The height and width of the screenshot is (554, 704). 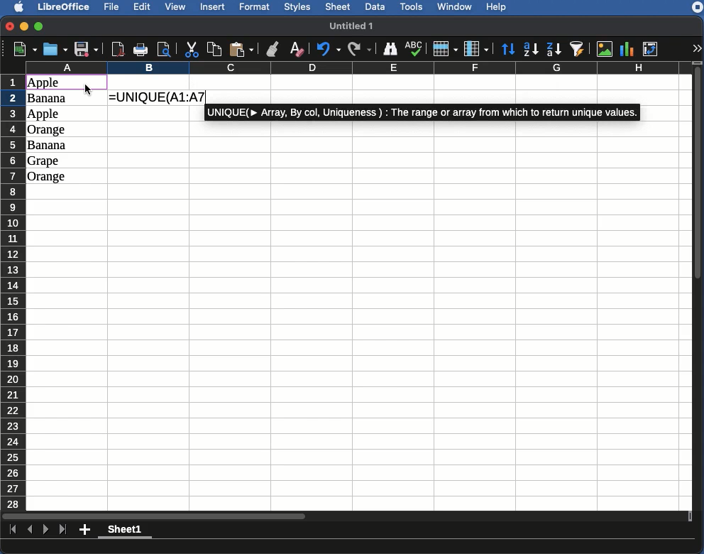 I want to click on Clear formatting, so click(x=298, y=48).